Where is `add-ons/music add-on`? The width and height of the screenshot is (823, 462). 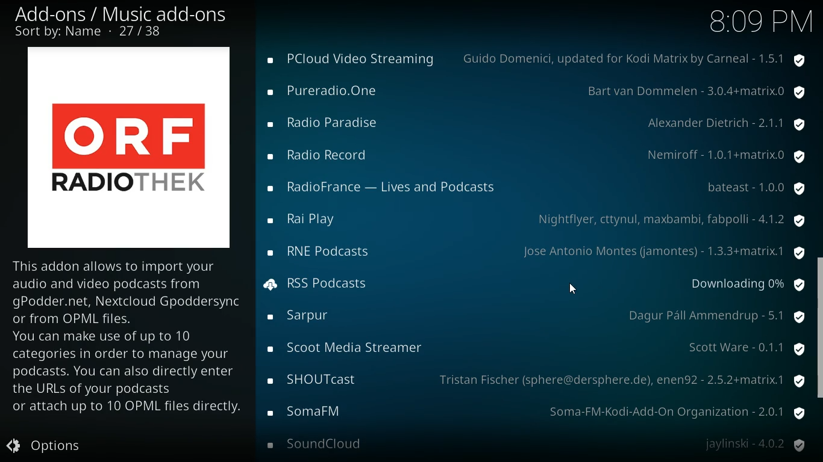 add-ons/music add-on is located at coordinates (125, 14).